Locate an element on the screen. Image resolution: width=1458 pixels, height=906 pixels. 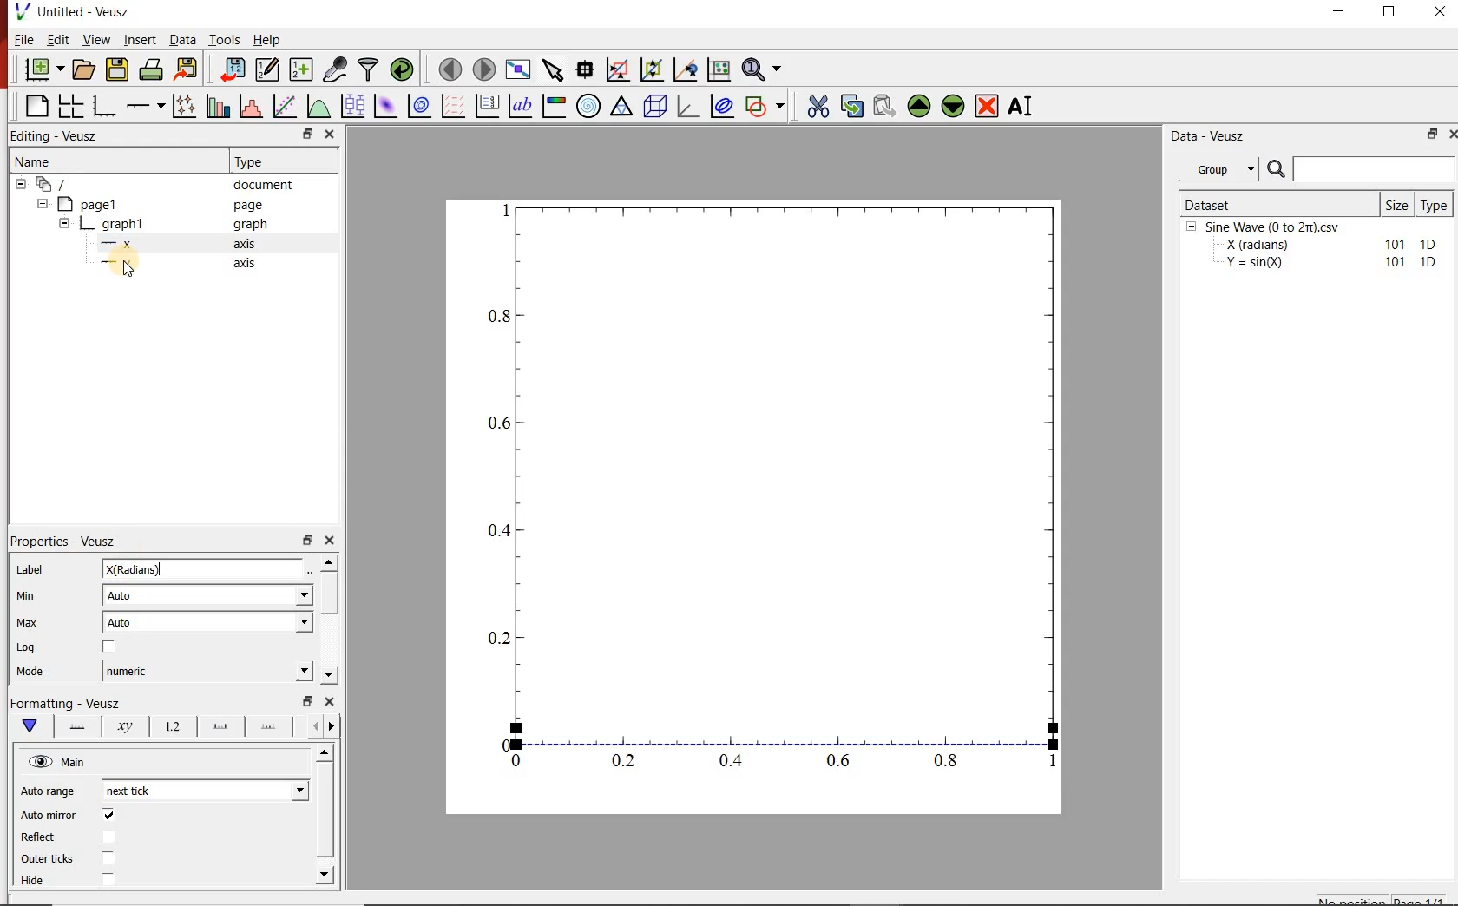
Close is located at coordinates (1449, 136).